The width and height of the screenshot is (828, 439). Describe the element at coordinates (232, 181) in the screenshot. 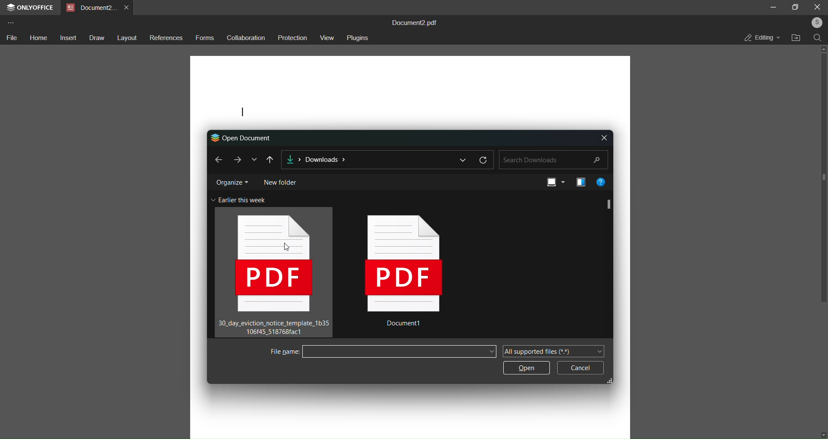

I see `organize` at that location.